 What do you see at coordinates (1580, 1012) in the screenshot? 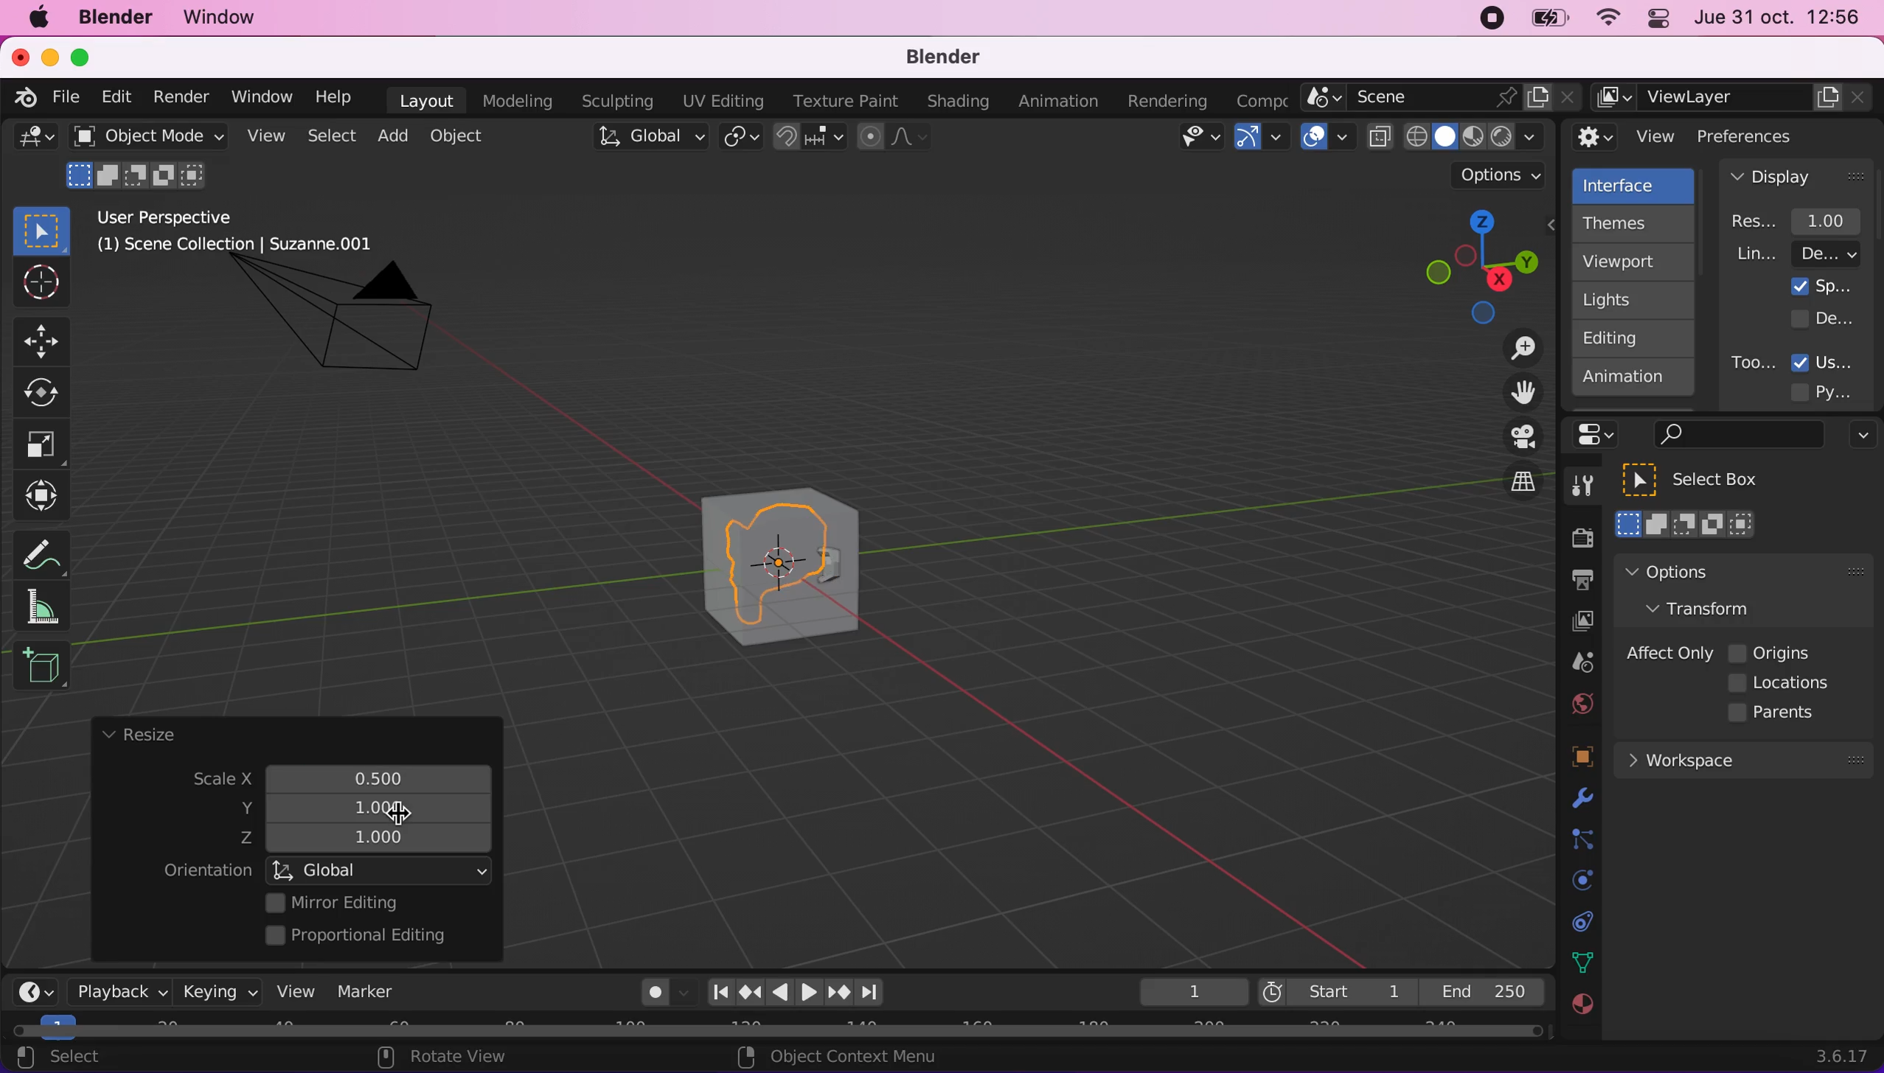
I see `texture` at bounding box center [1580, 1012].